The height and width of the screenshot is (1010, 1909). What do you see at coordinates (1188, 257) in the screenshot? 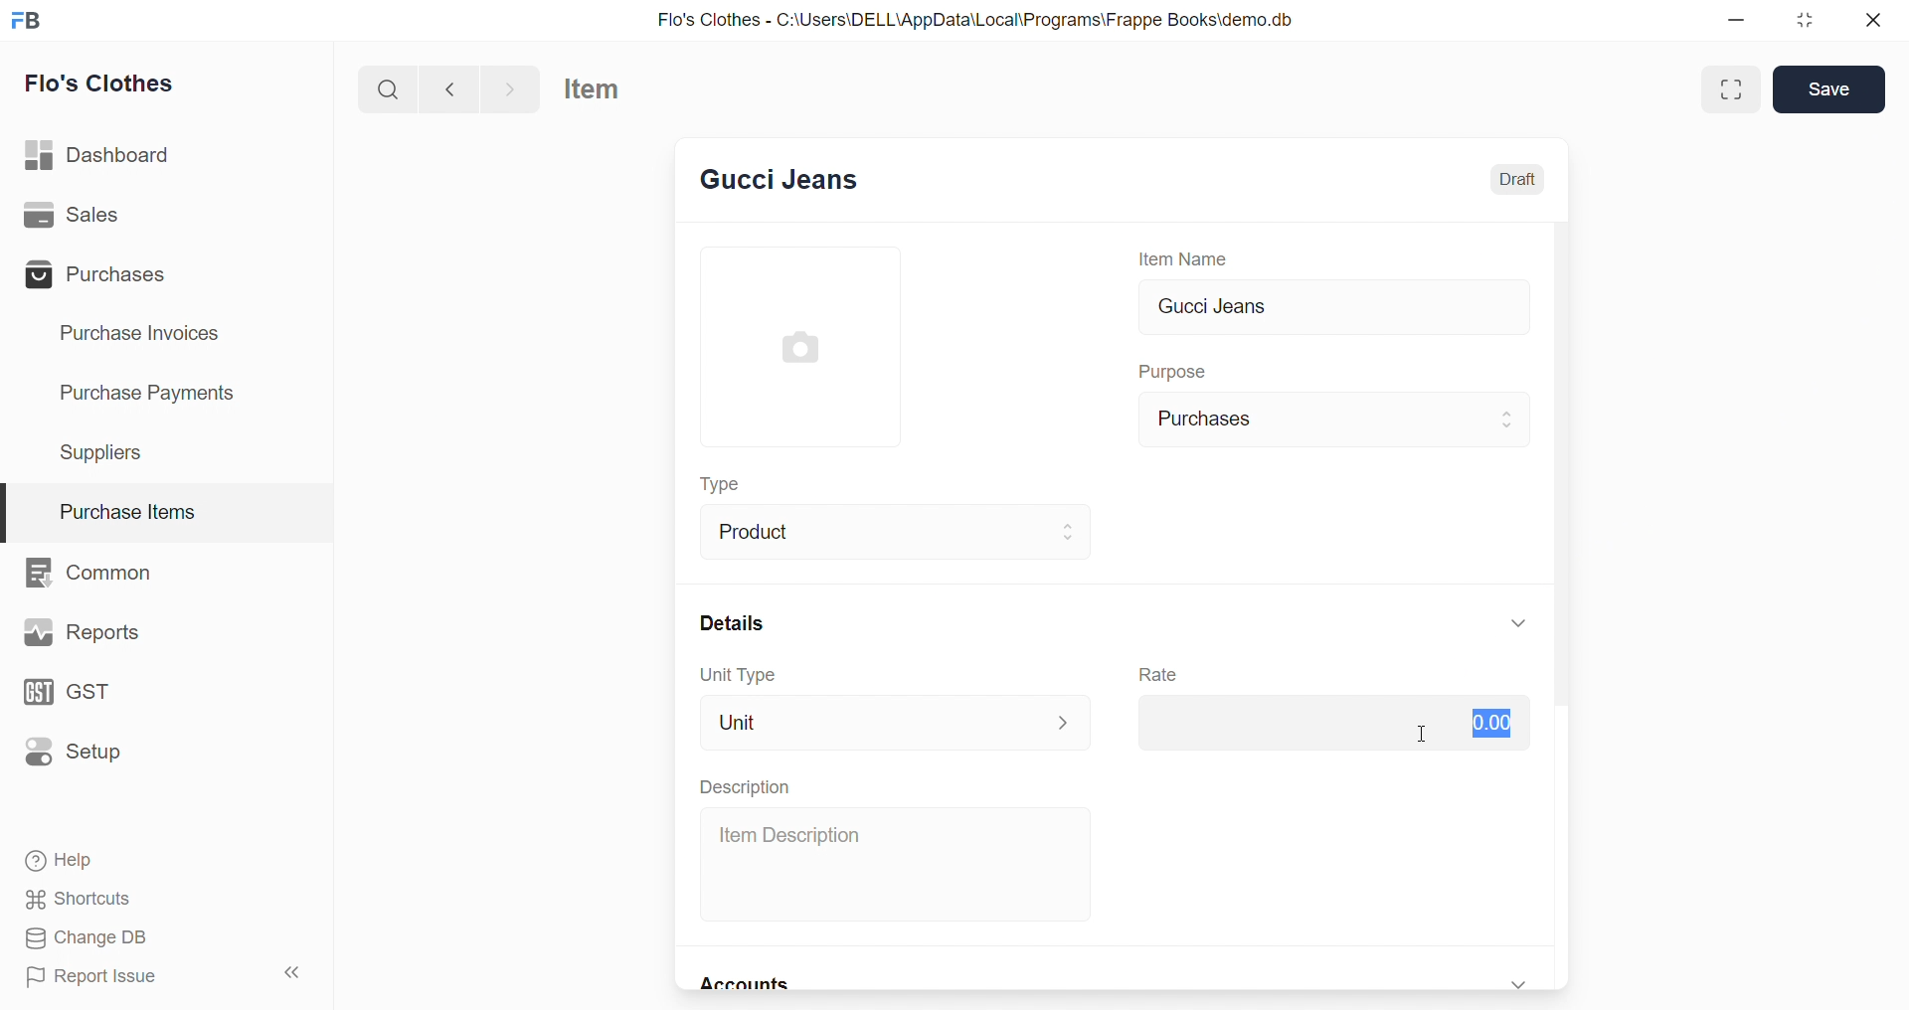
I see `Item Name` at bounding box center [1188, 257].